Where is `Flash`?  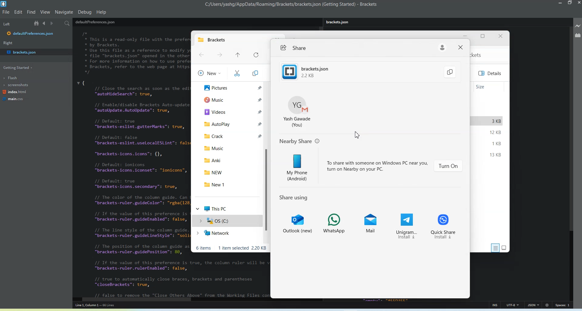
Flash is located at coordinates (15, 78).